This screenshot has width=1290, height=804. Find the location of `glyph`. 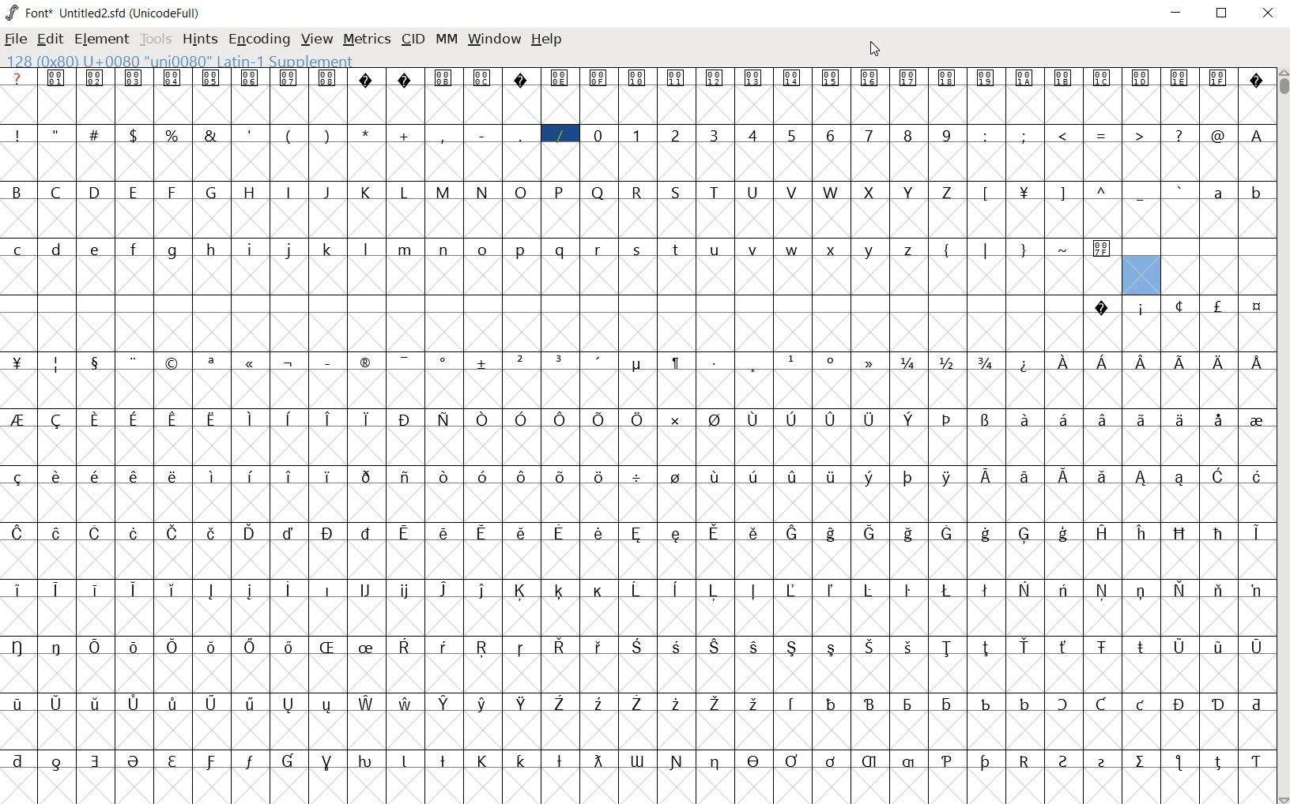

glyph is located at coordinates (1257, 136).